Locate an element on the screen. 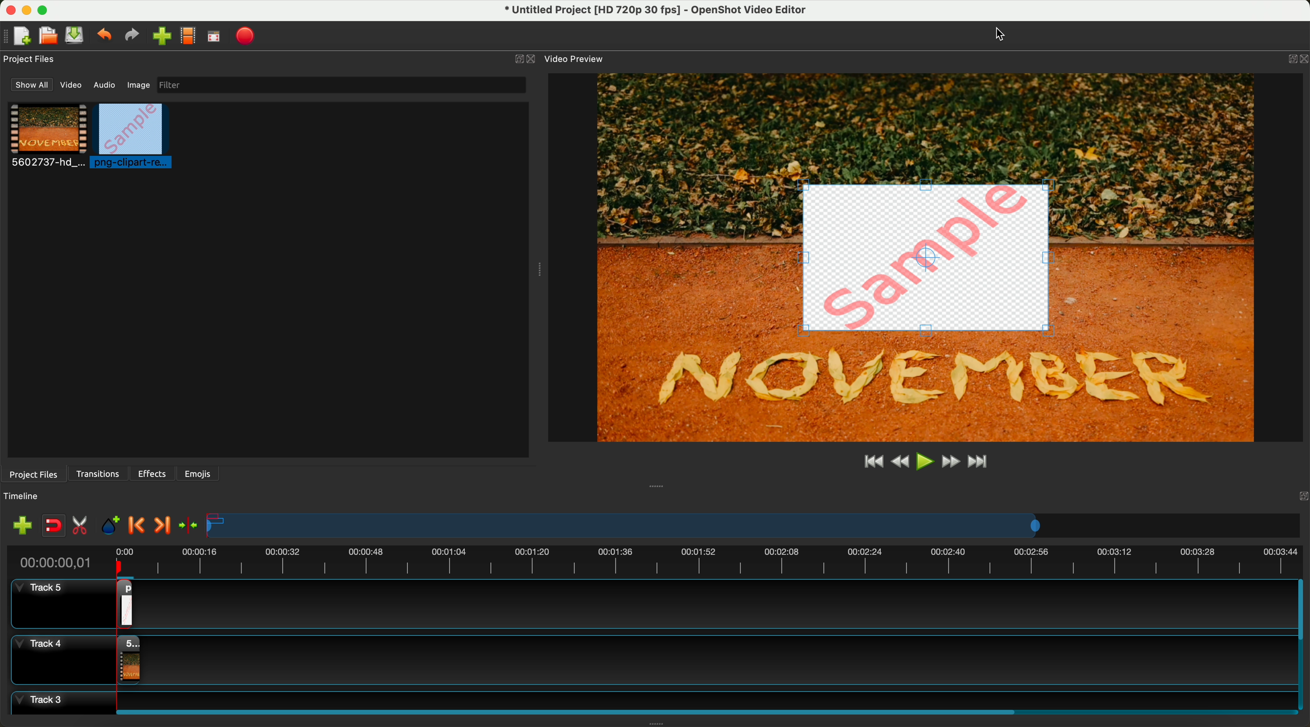 The height and width of the screenshot is (727, 1310). click on image is located at coordinates (134, 137).